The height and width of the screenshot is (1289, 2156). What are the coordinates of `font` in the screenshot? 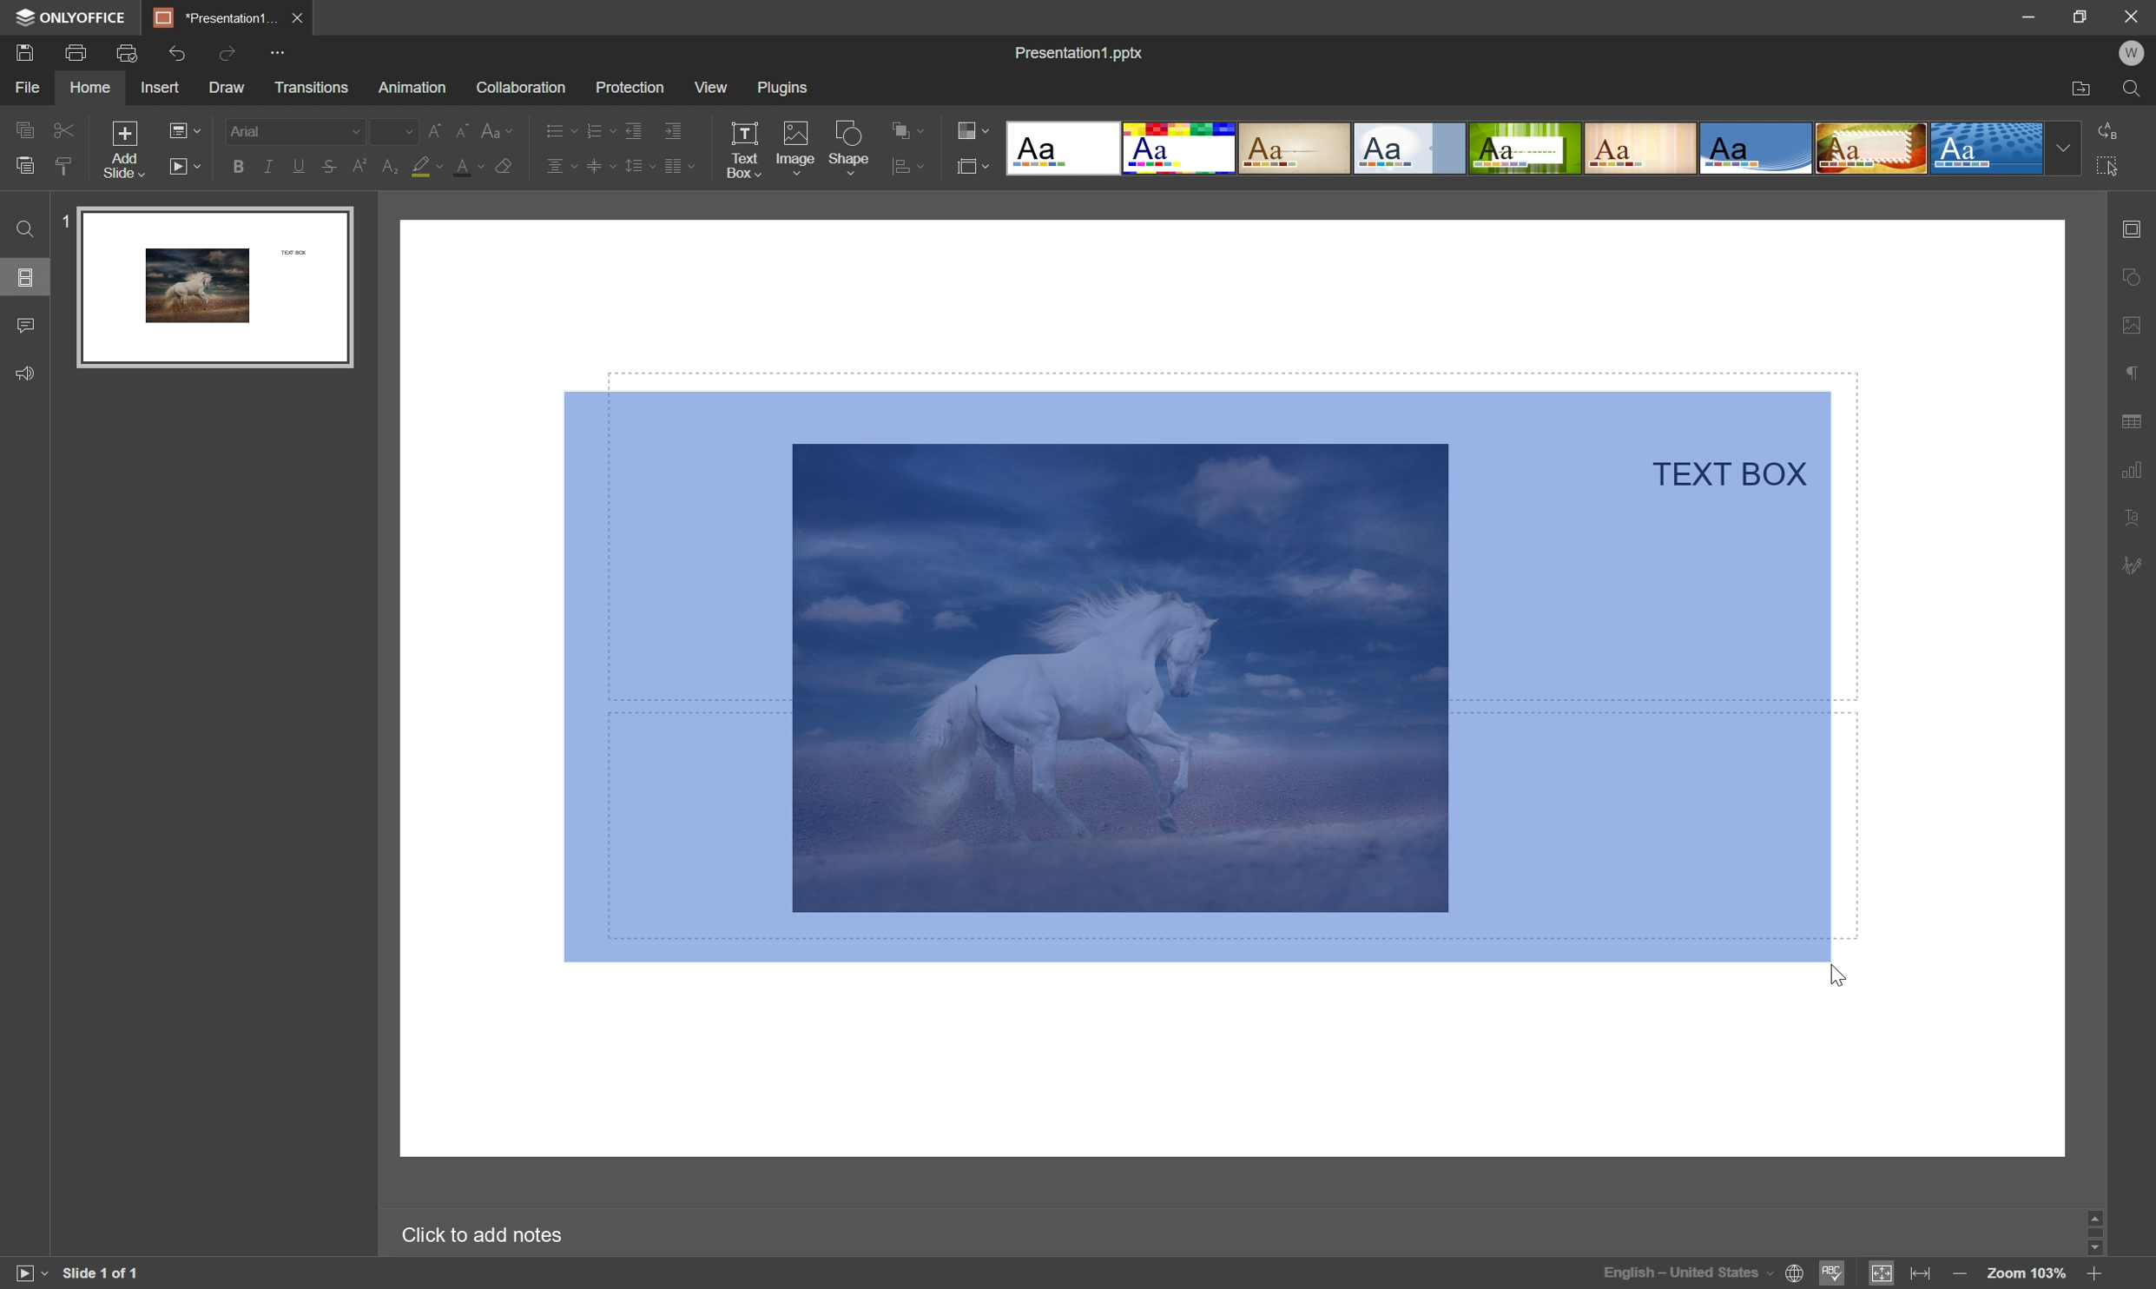 It's located at (293, 129).